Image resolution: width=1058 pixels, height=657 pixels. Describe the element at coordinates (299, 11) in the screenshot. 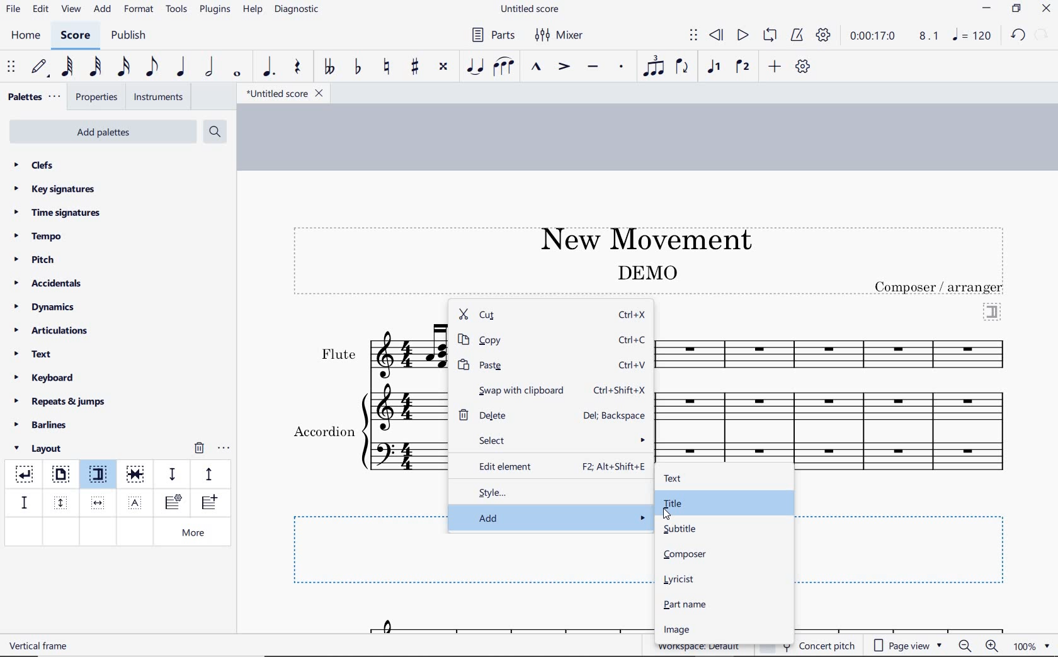

I see `diagnostic` at that location.